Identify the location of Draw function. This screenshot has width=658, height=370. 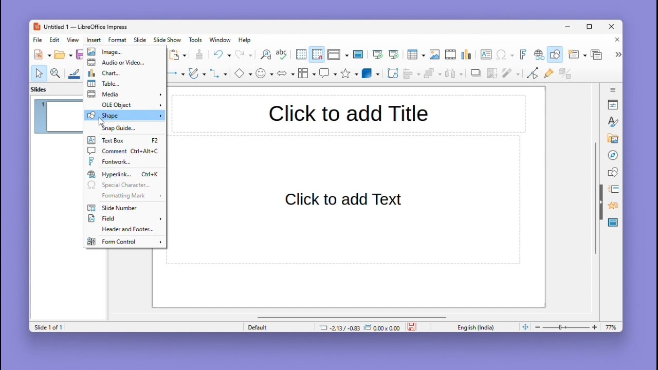
(556, 54).